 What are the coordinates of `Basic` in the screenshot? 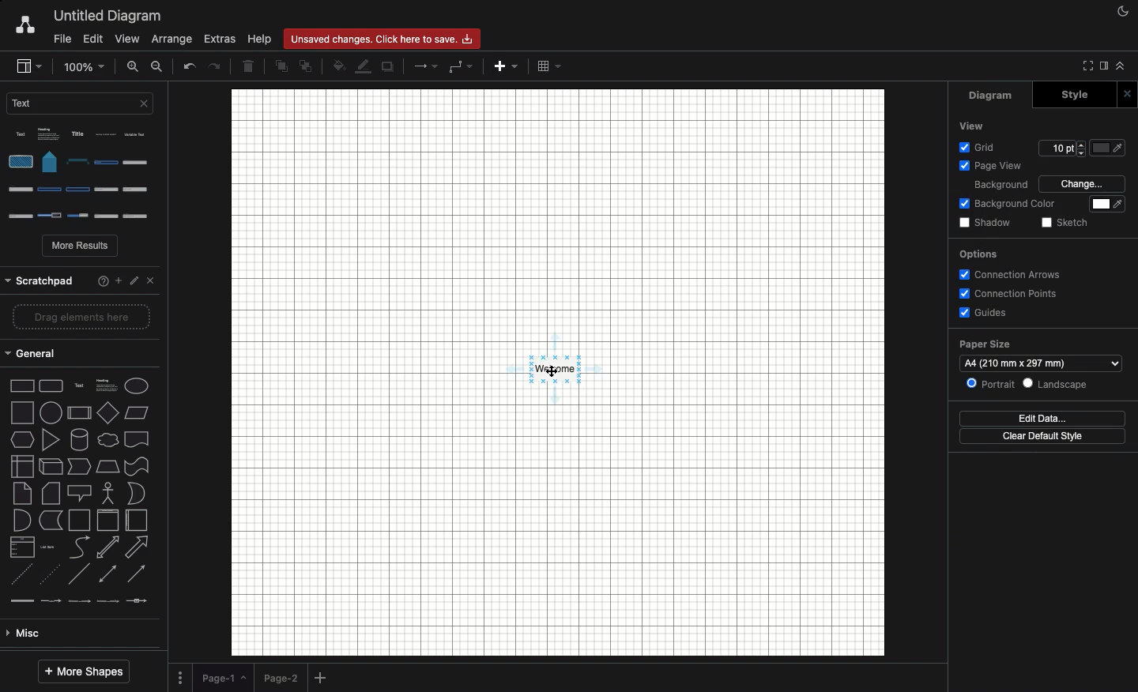 It's located at (80, 547).